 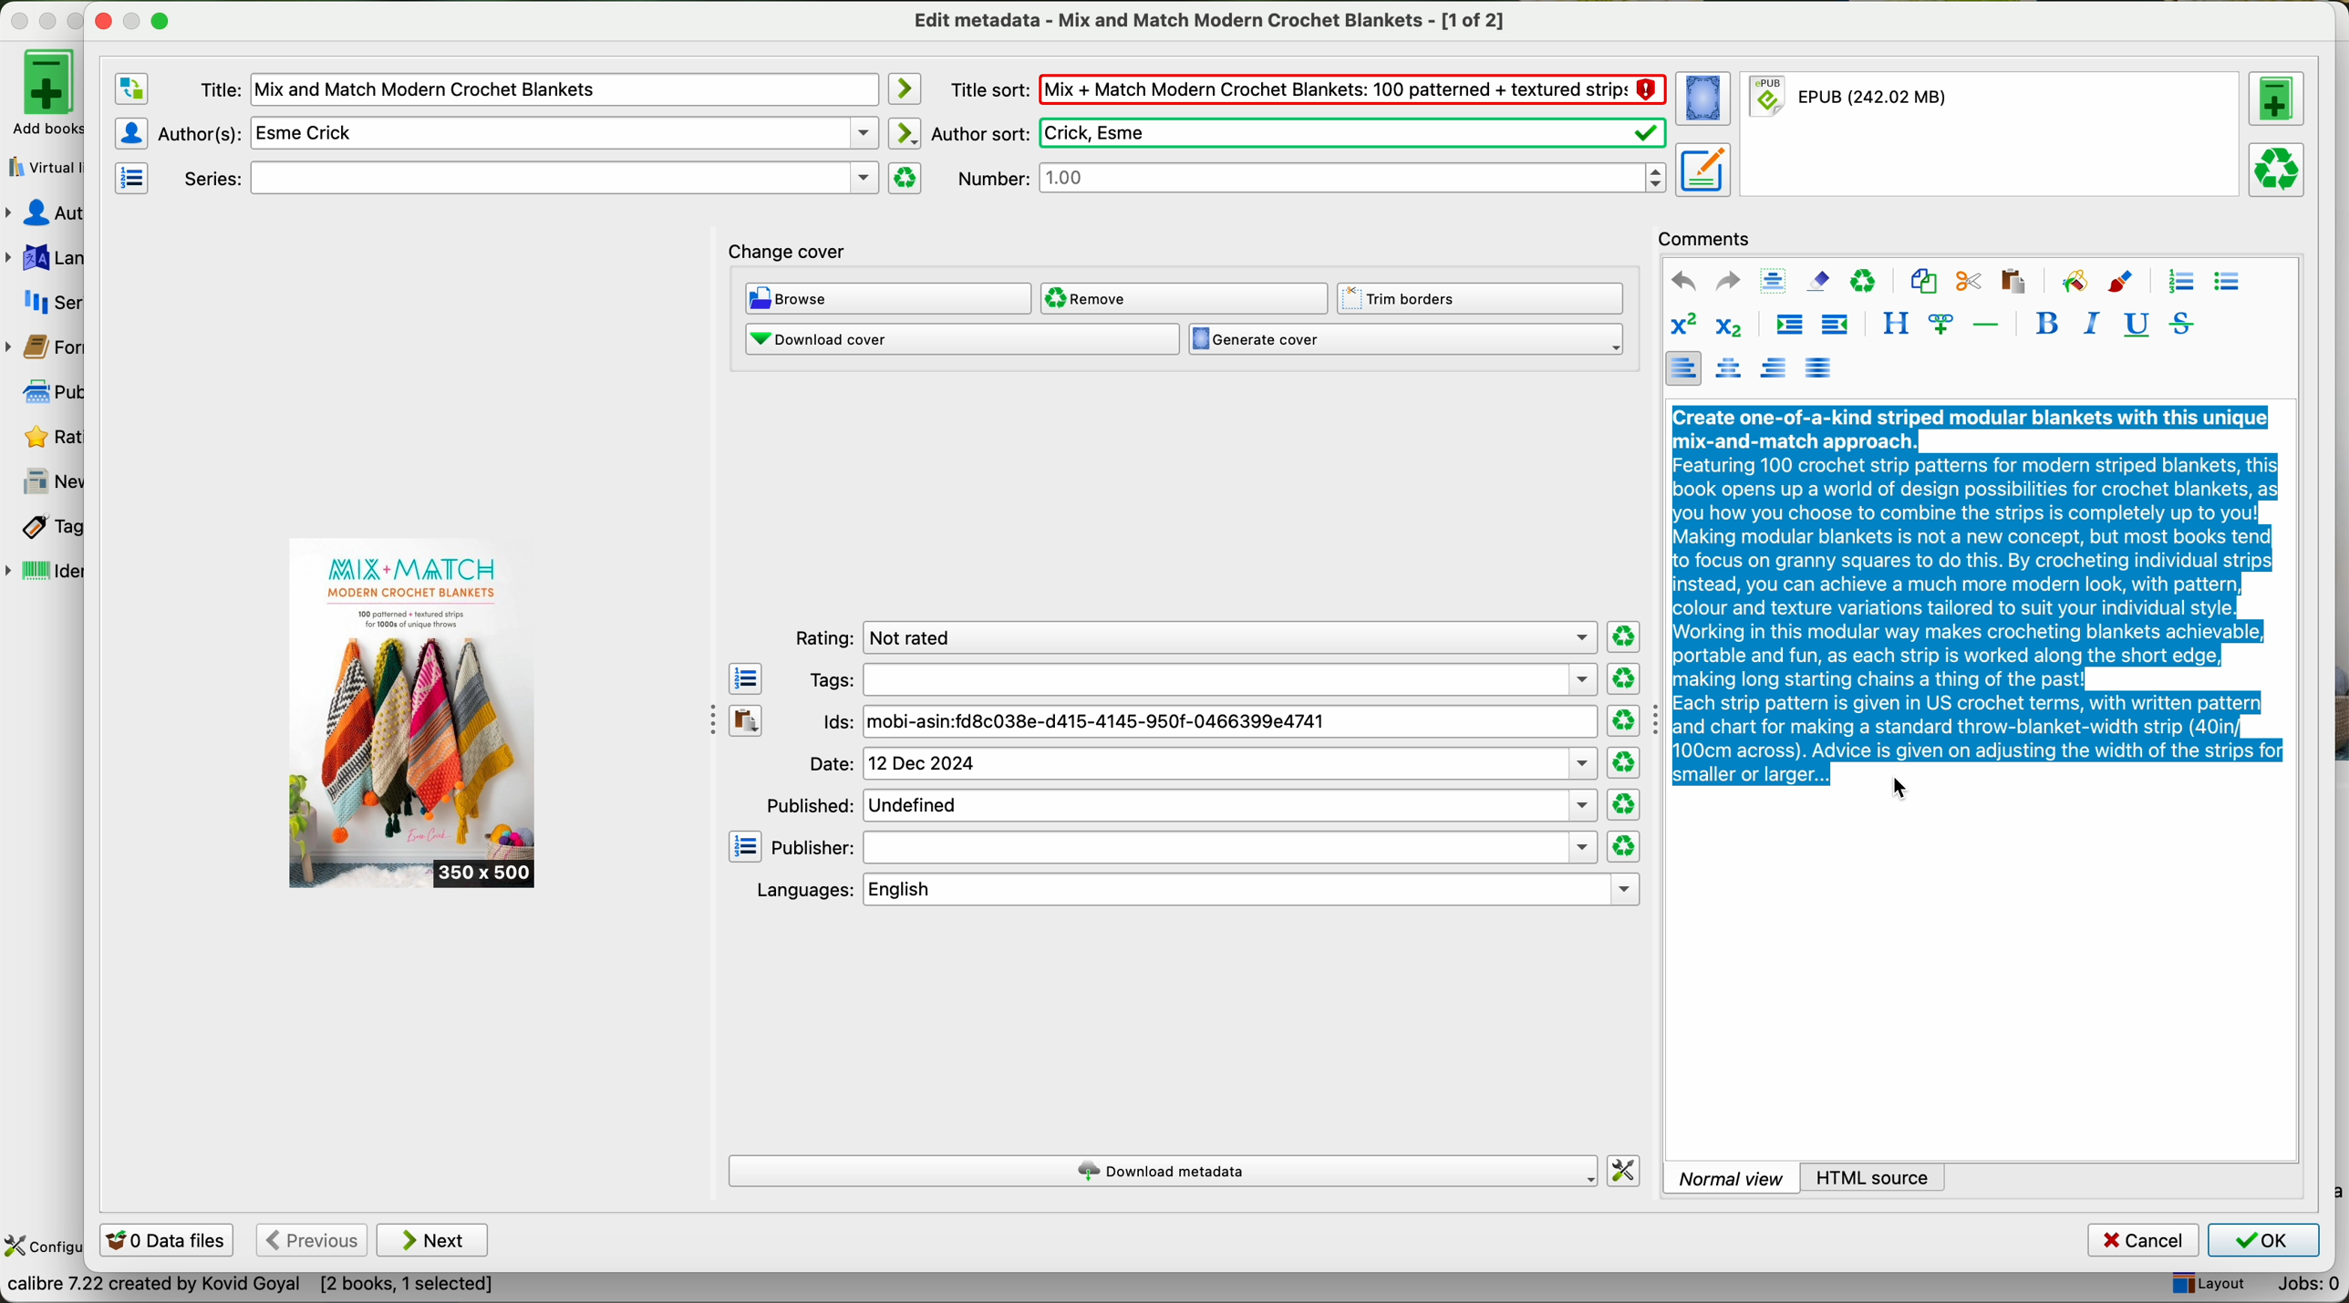 I want to click on three dots, so click(x=705, y=717).